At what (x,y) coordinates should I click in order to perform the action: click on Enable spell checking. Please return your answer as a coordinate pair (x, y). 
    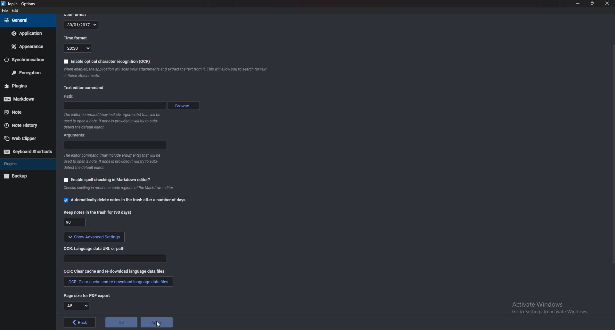
    Looking at the image, I should click on (107, 180).